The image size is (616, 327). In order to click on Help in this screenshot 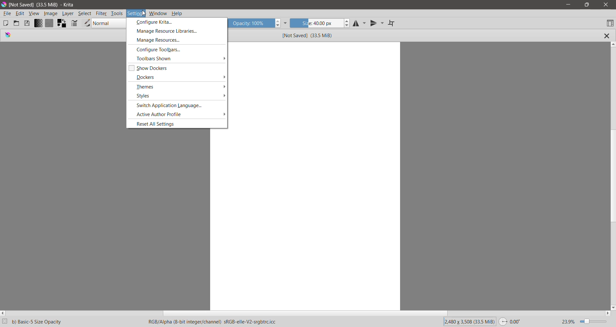, I will do `click(177, 13)`.